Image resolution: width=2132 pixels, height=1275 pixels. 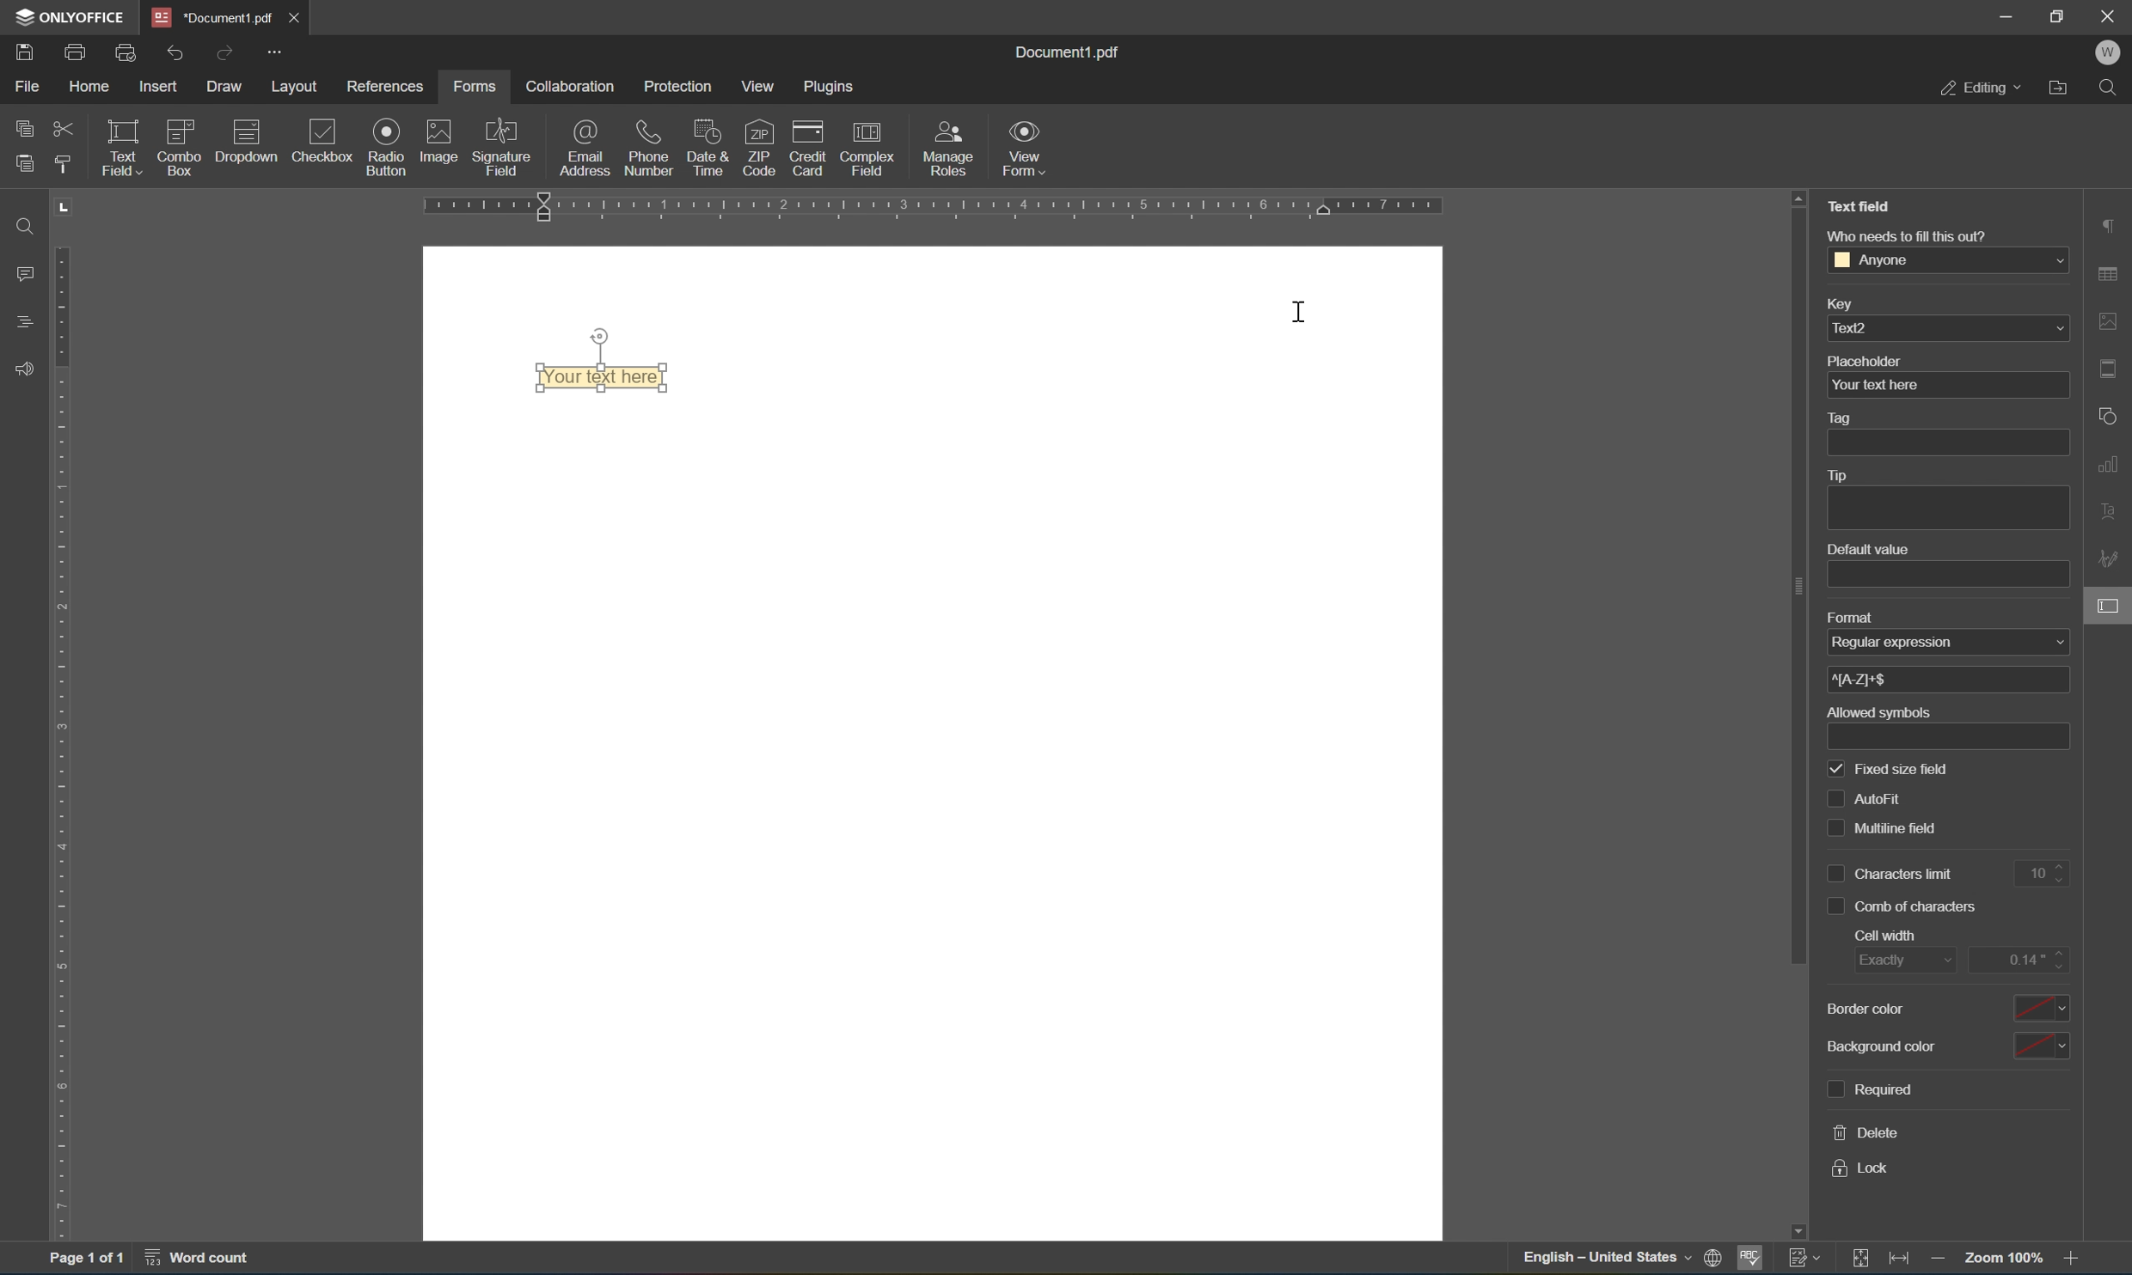 I want to click on copy style, so click(x=61, y=168).